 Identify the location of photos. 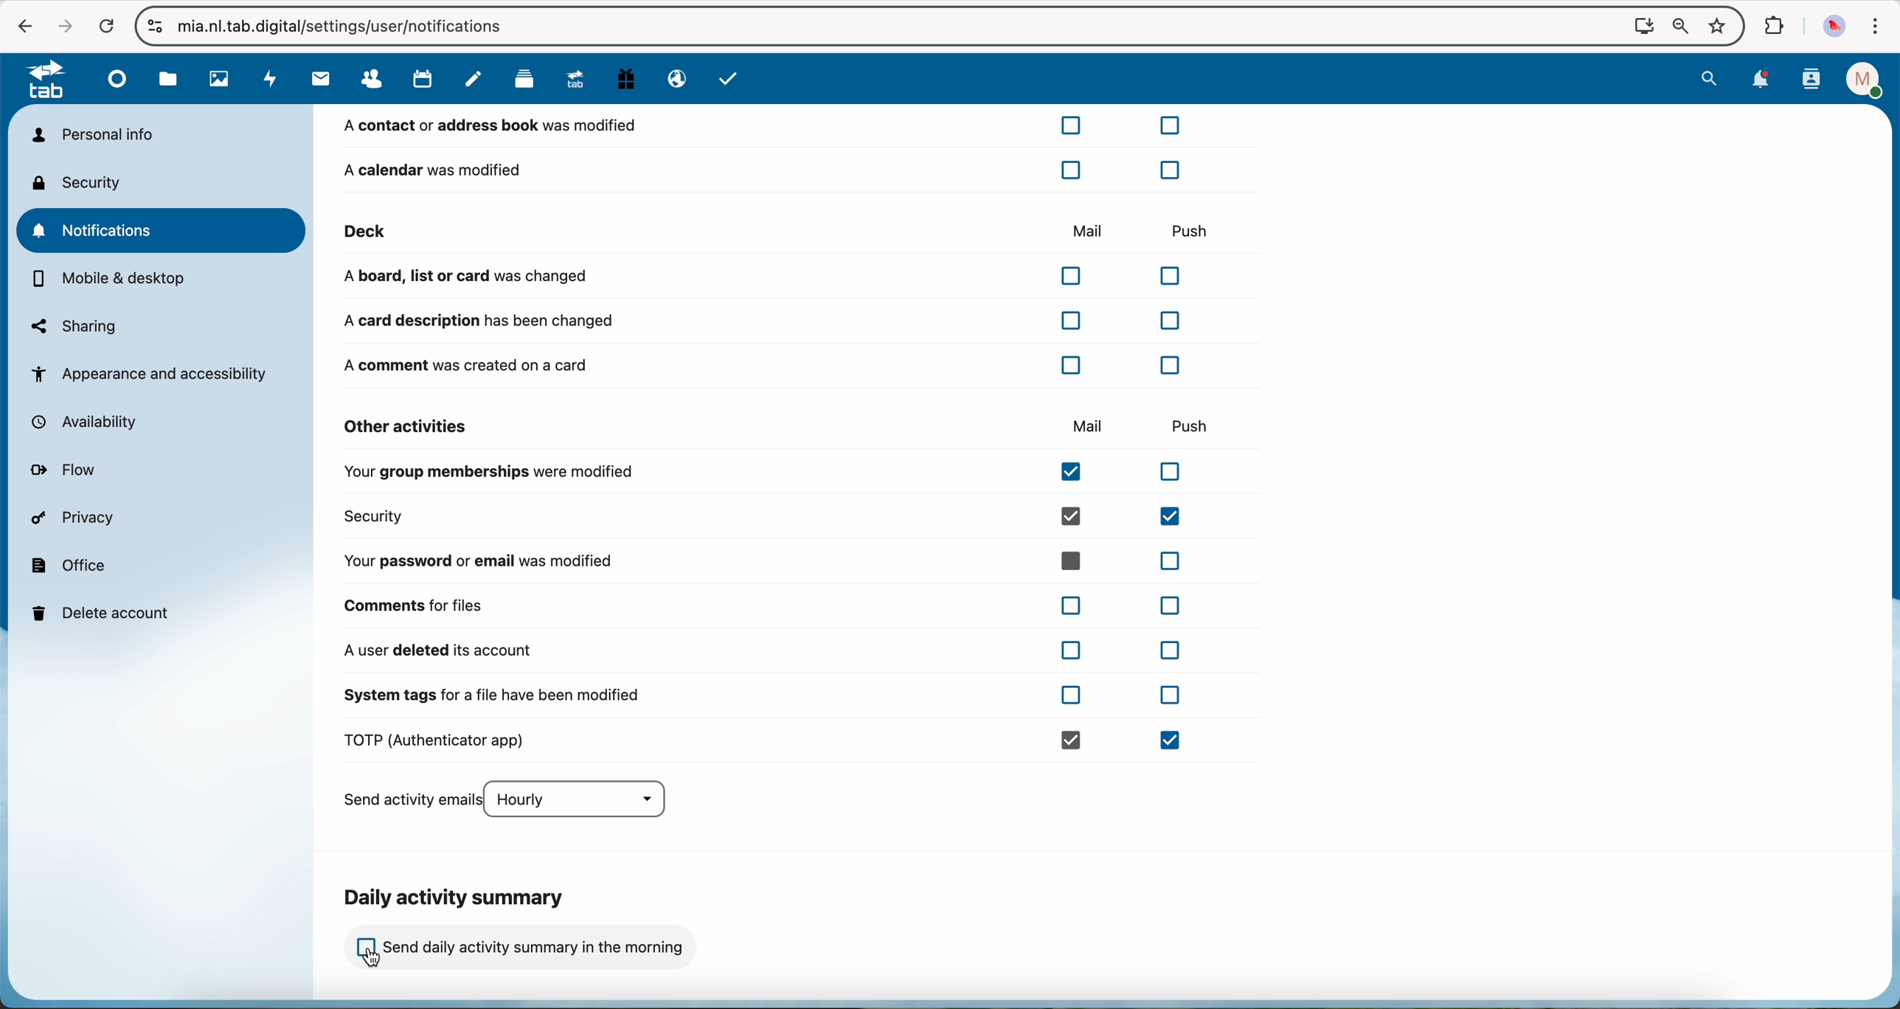
(217, 80).